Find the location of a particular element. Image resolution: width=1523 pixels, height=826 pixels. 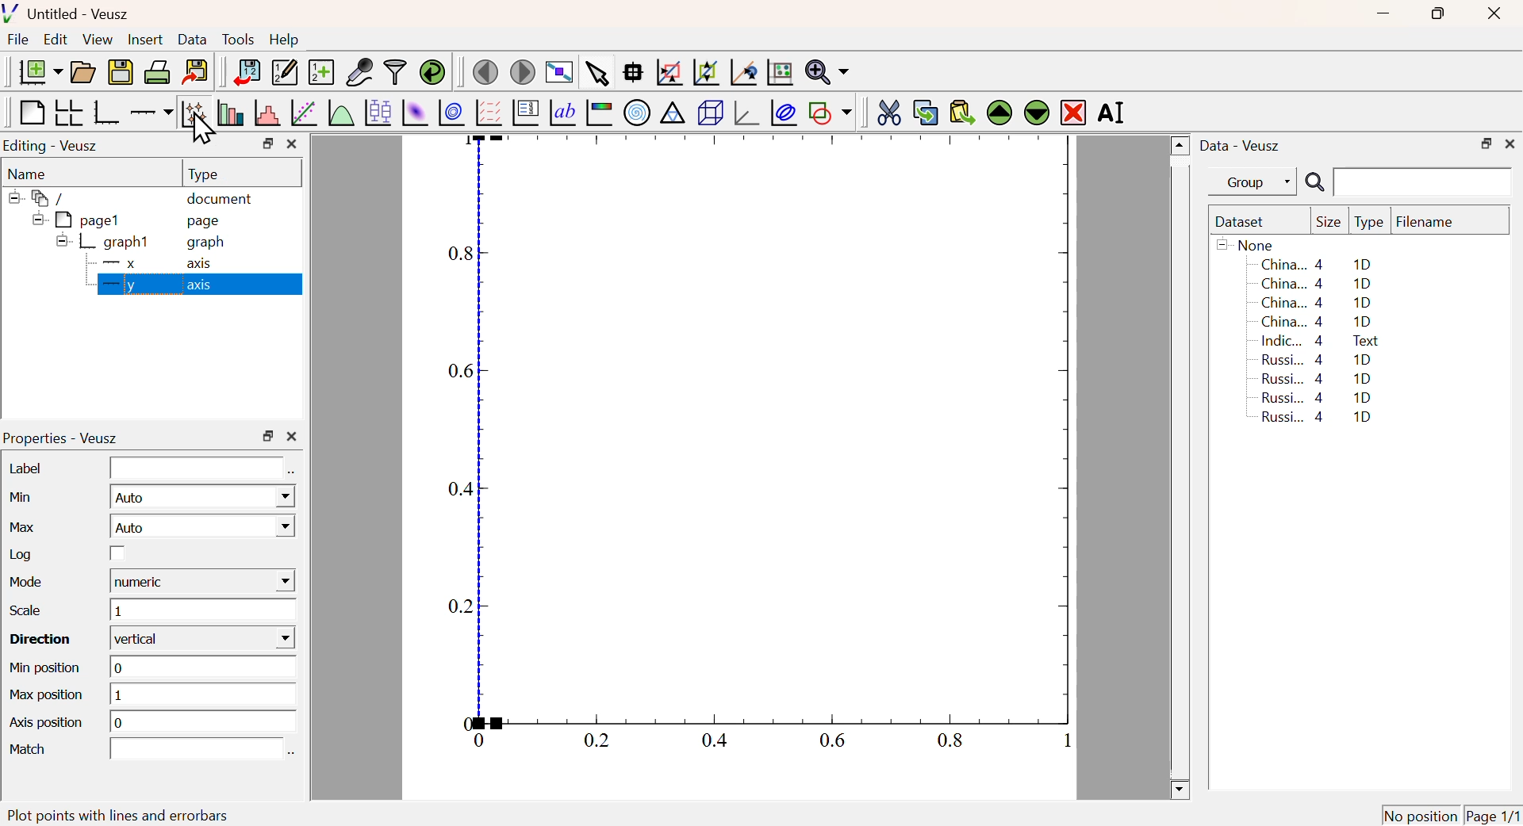

X axis is located at coordinates (150, 262).